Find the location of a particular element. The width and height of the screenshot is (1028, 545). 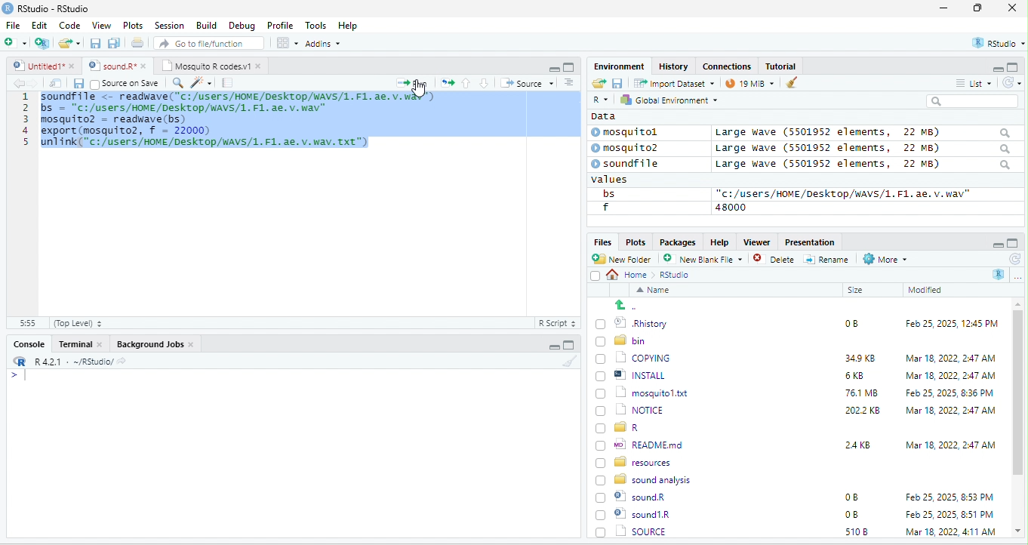

minimize is located at coordinates (943, 9).